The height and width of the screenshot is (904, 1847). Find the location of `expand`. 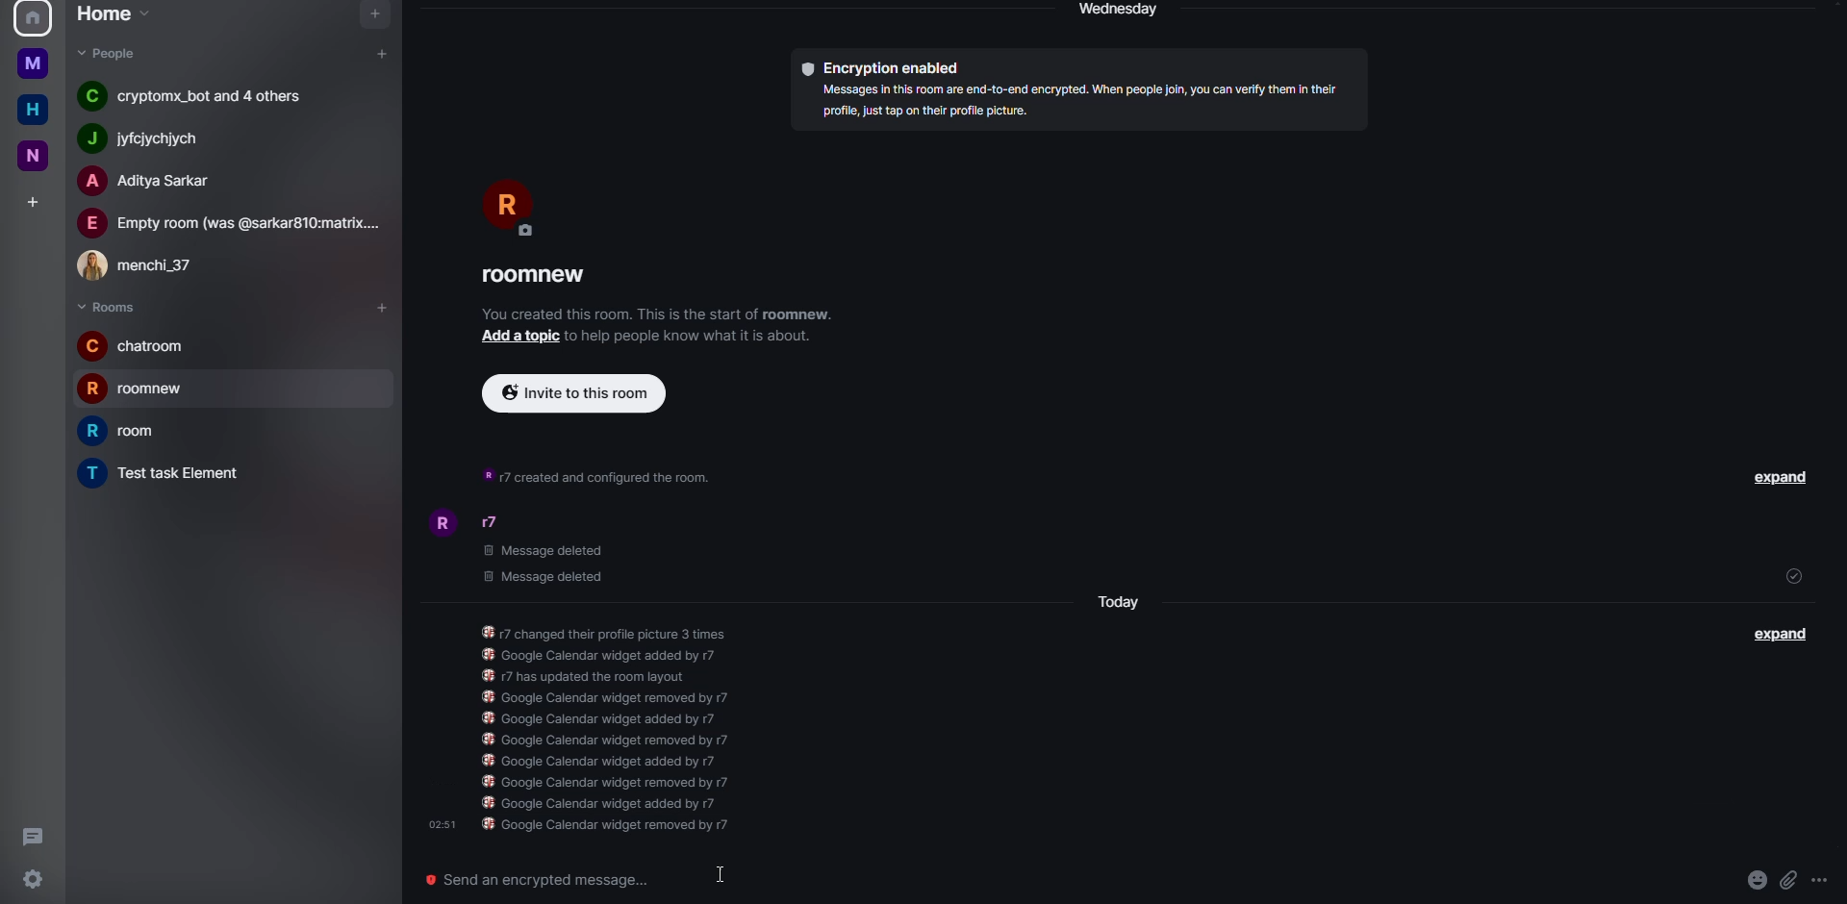

expand is located at coordinates (1778, 479).